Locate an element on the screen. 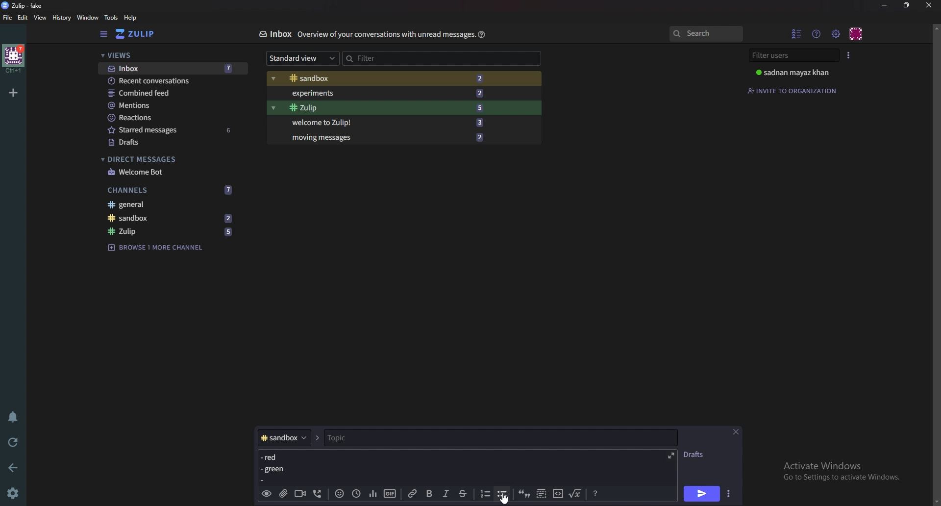 This screenshot has height=506, width=941. Minimize is located at coordinates (886, 5).